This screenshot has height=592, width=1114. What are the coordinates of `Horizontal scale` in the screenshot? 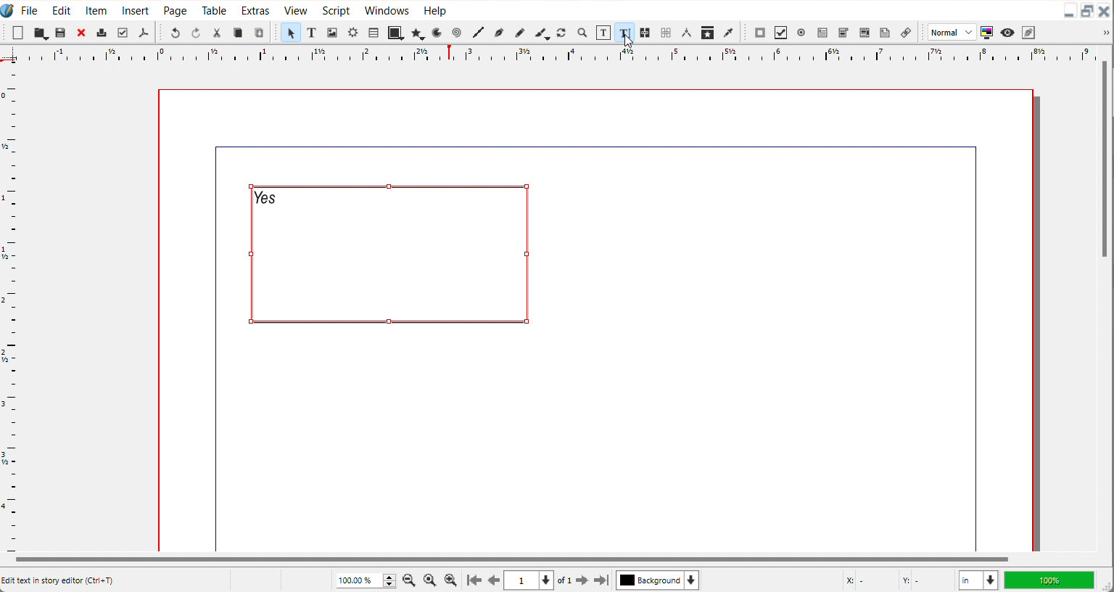 It's located at (557, 54).